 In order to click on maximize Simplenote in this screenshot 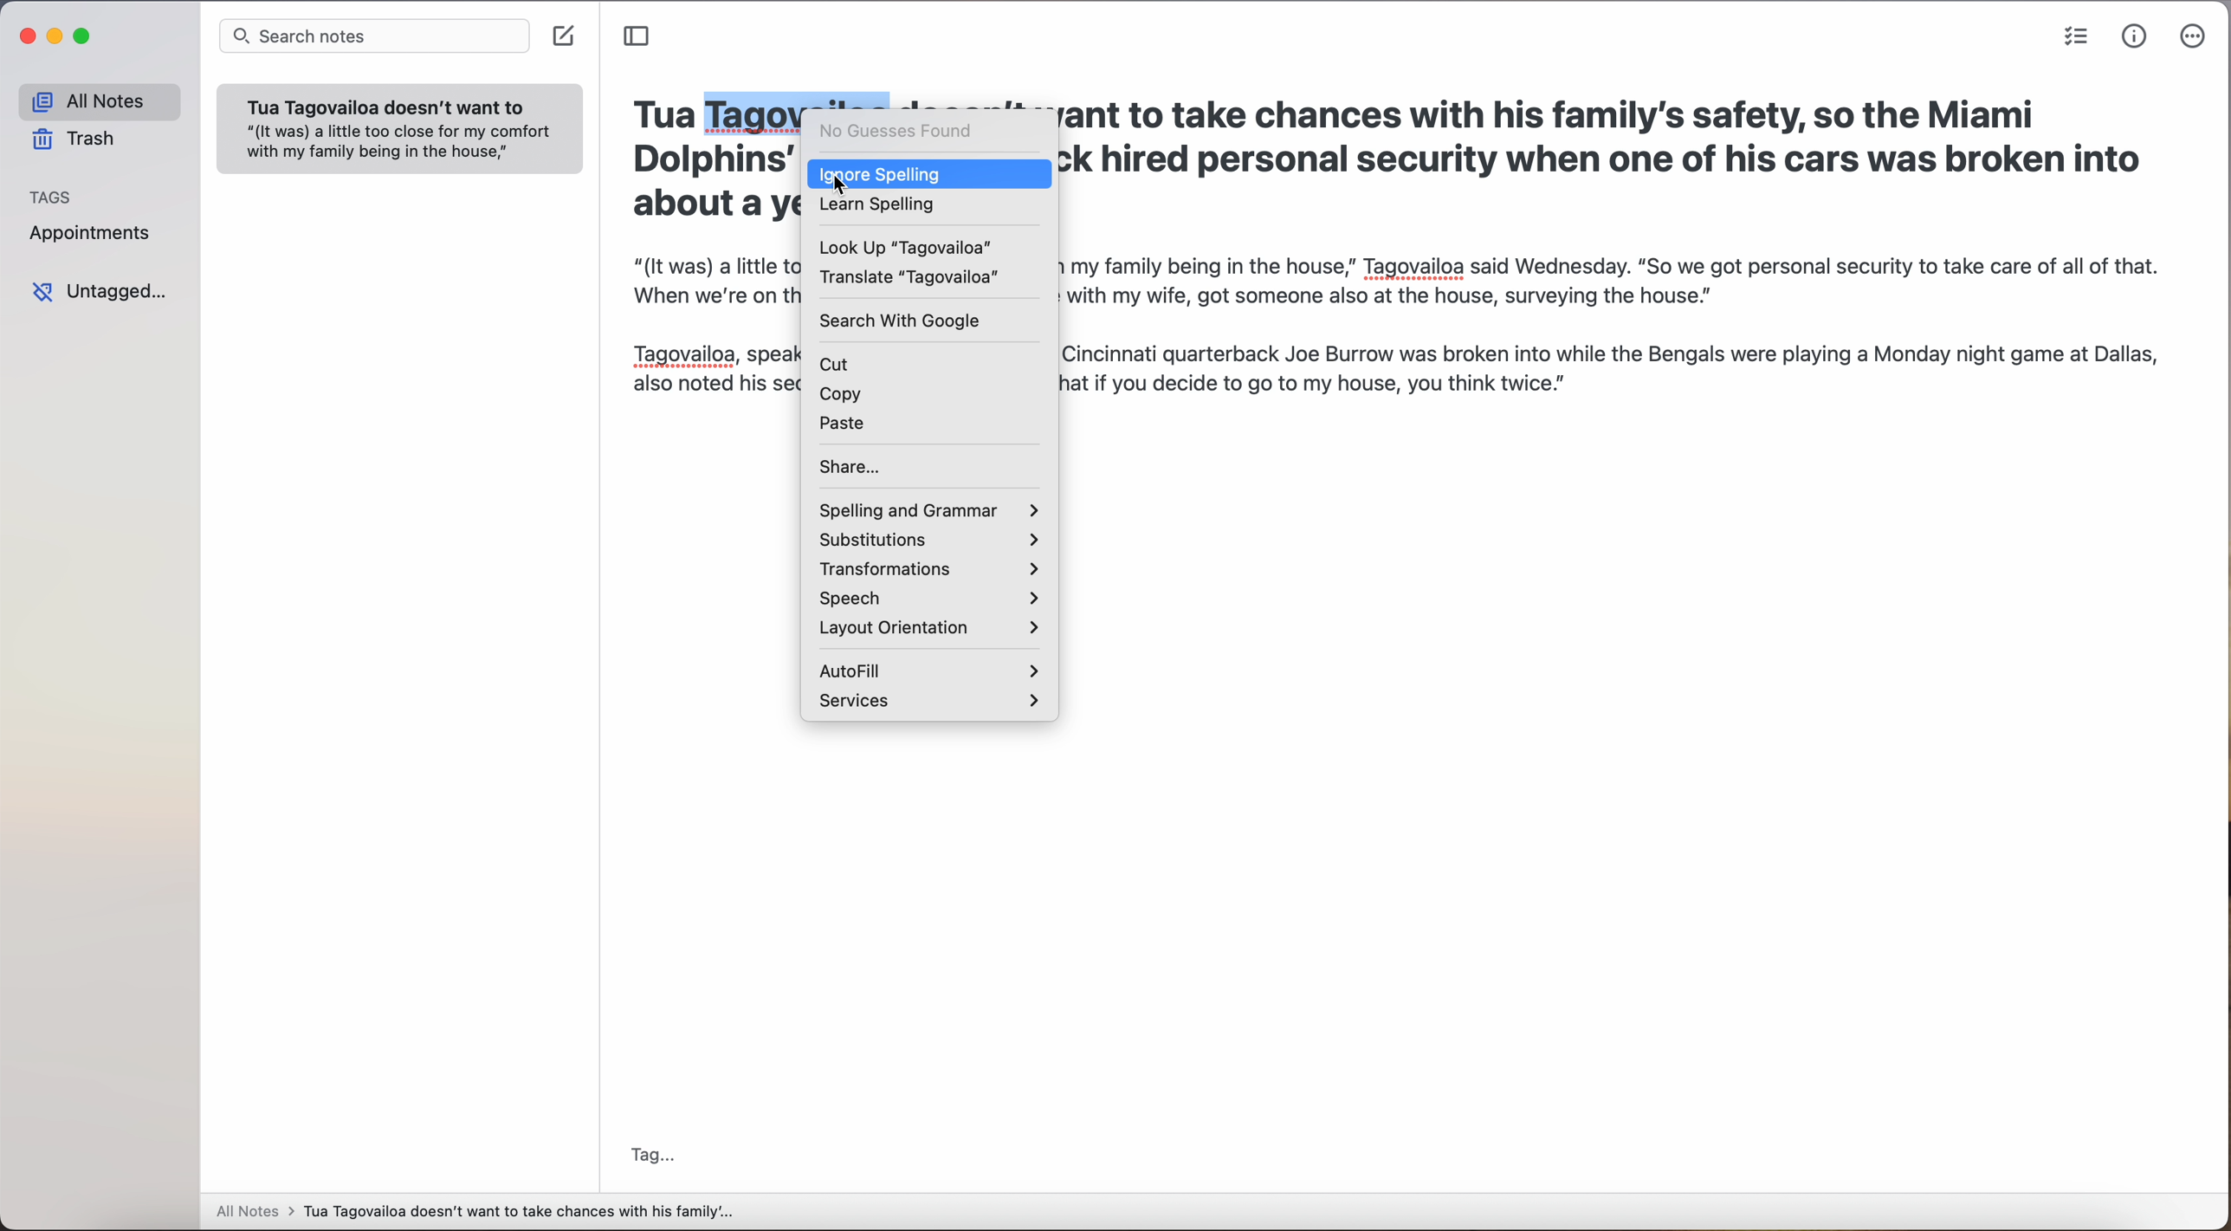, I will do `click(85, 36)`.